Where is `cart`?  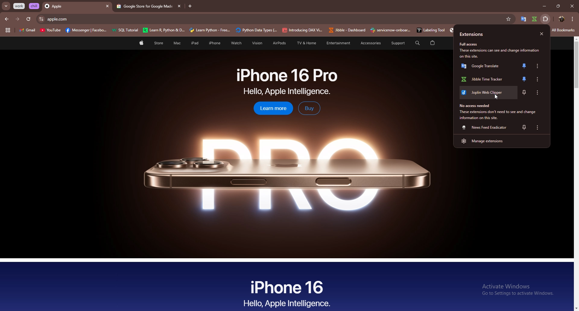
cart is located at coordinates (432, 43).